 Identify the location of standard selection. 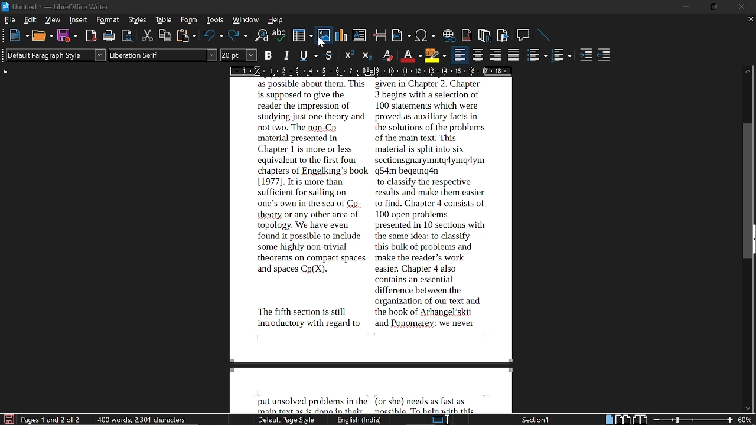
(439, 420).